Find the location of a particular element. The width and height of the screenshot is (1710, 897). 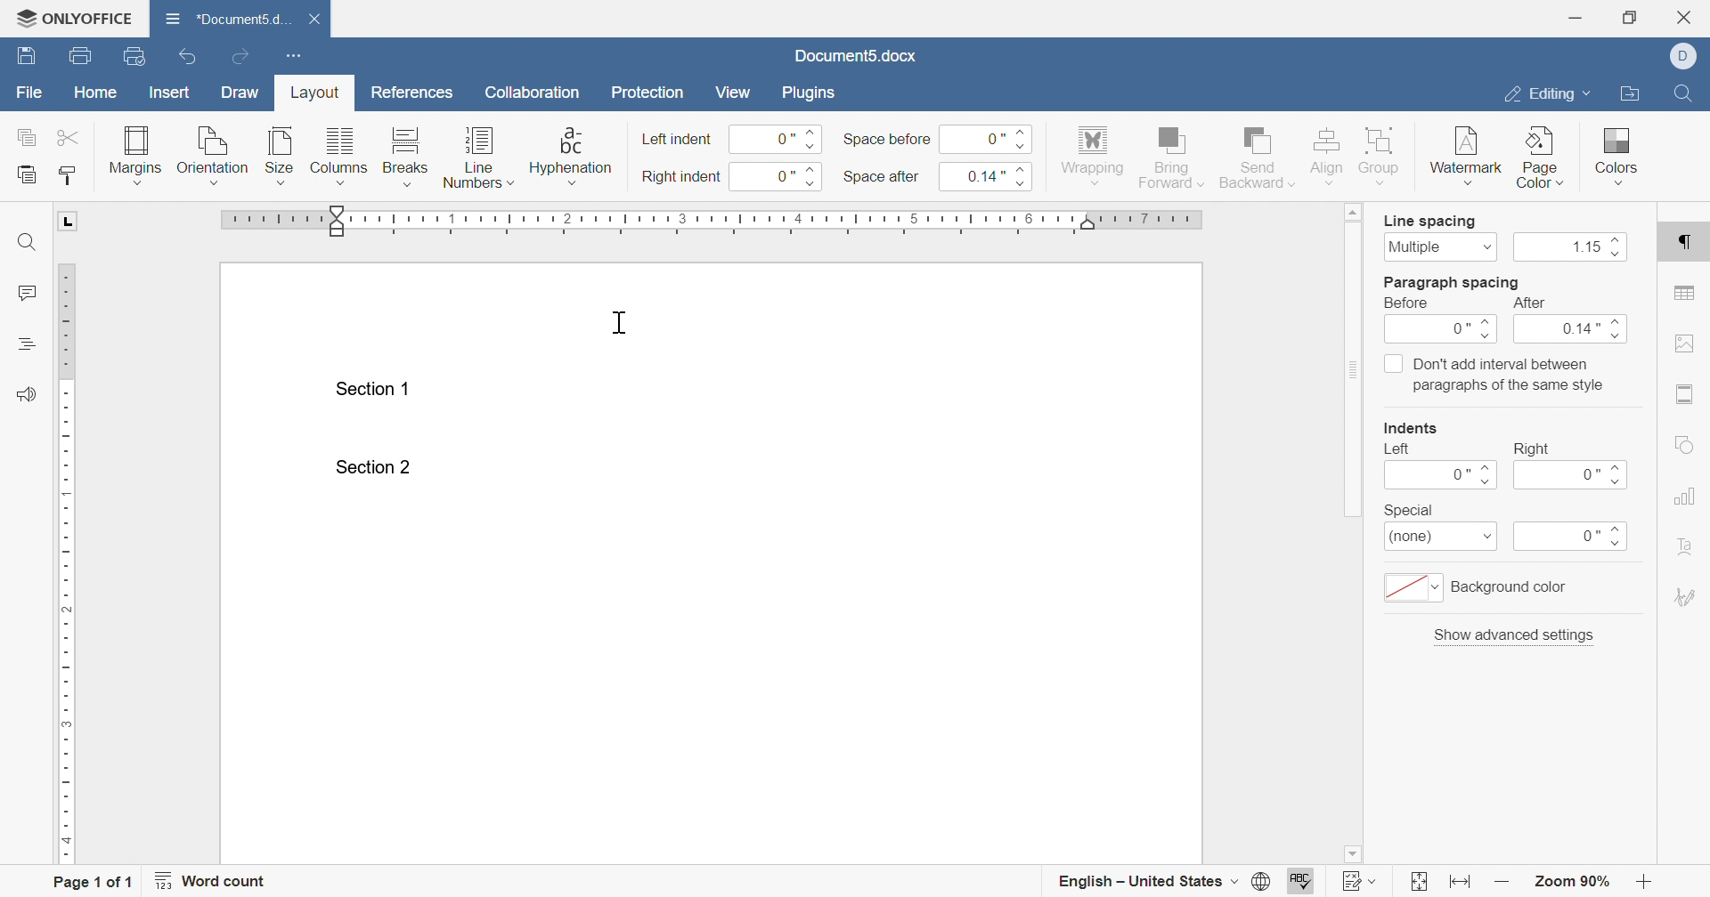

zoom in is located at coordinates (1502, 882).